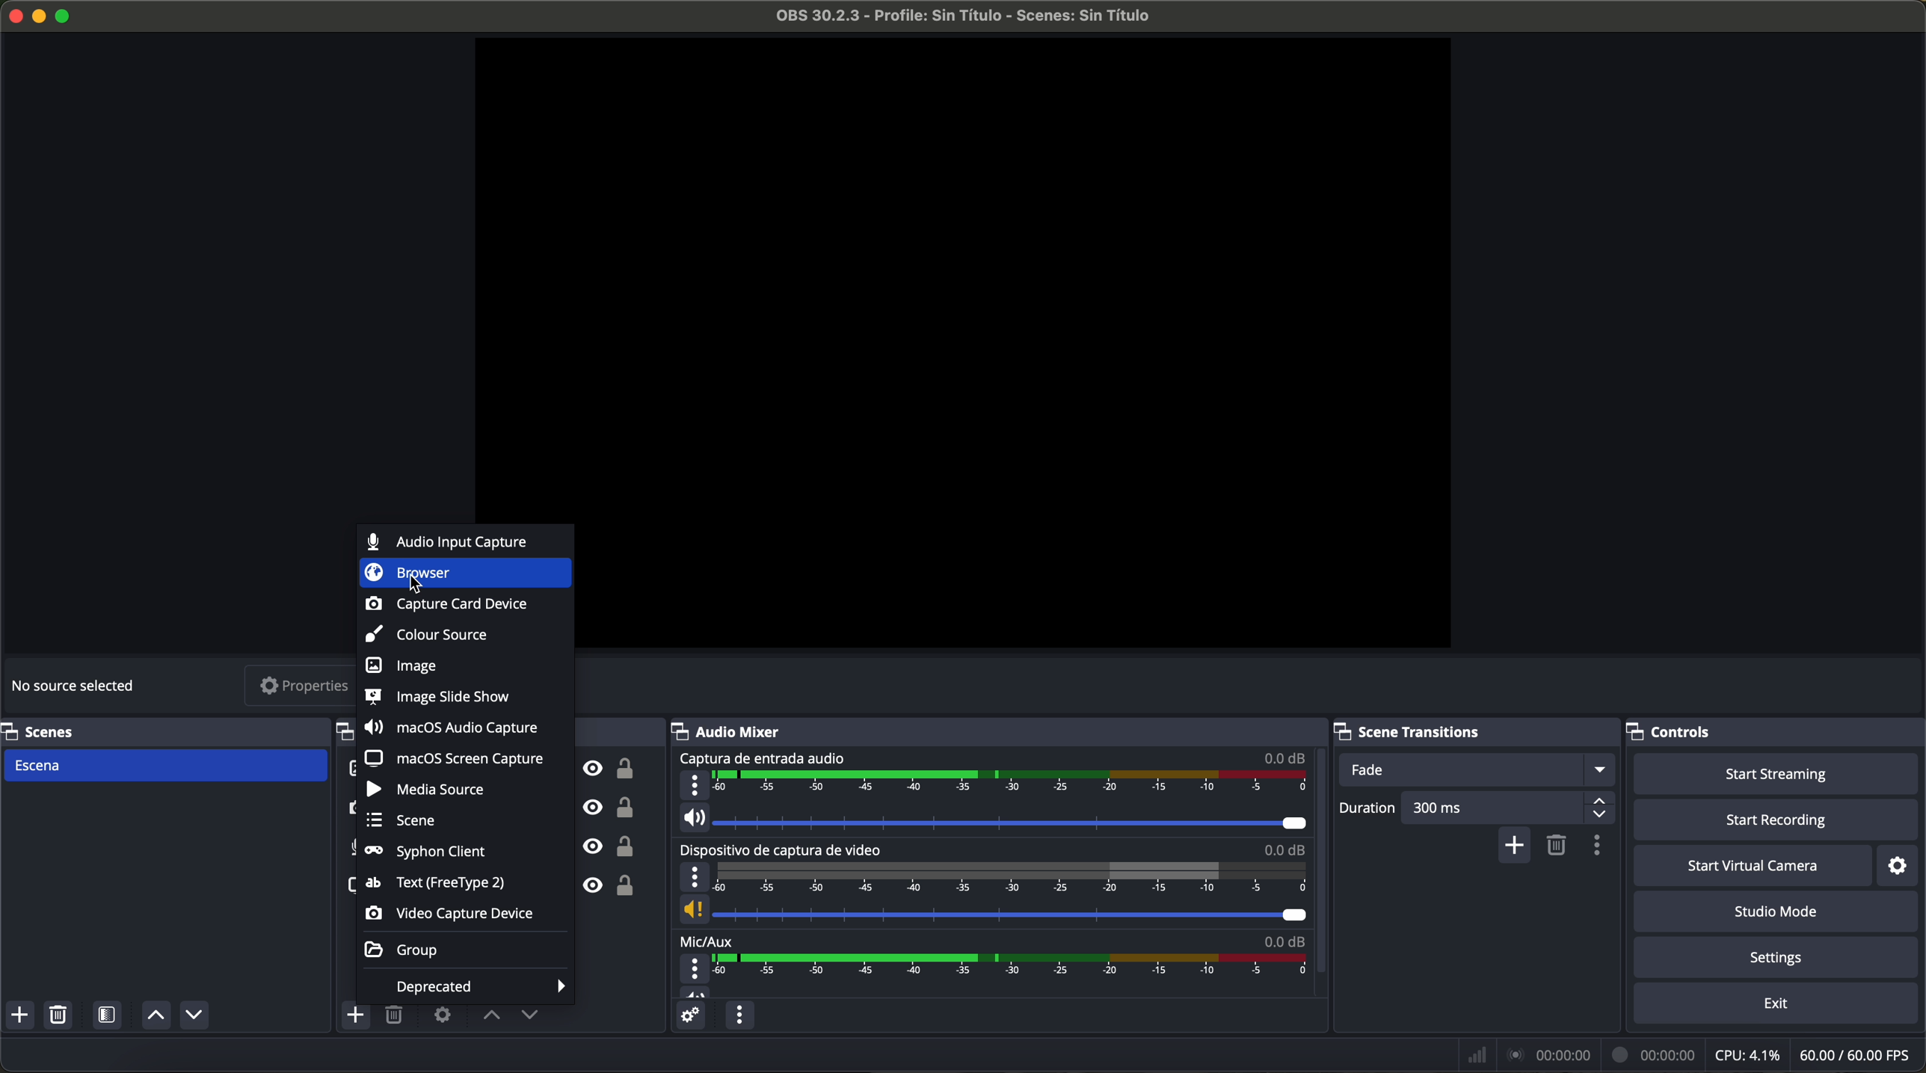 Image resolution: width=1926 pixels, height=1073 pixels. What do you see at coordinates (1778, 957) in the screenshot?
I see `settings` at bounding box center [1778, 957].